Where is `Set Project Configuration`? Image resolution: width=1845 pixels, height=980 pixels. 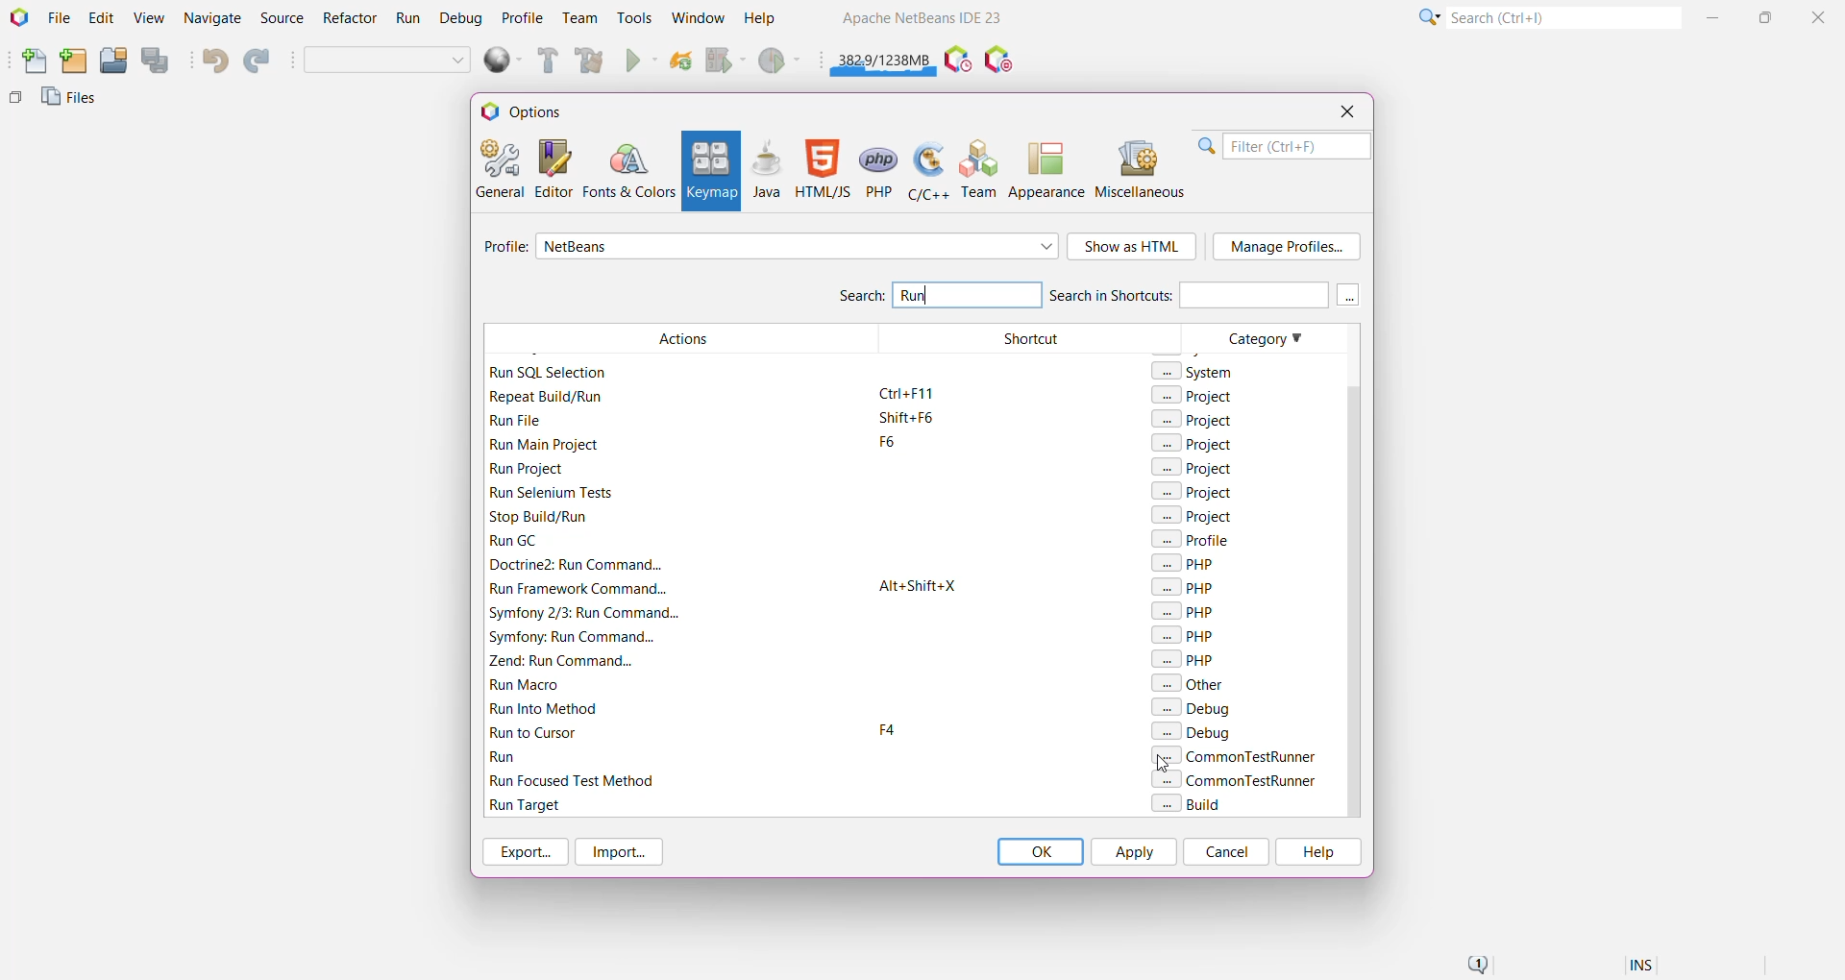 Set Project Configuration is located at coordinates (388, 61).